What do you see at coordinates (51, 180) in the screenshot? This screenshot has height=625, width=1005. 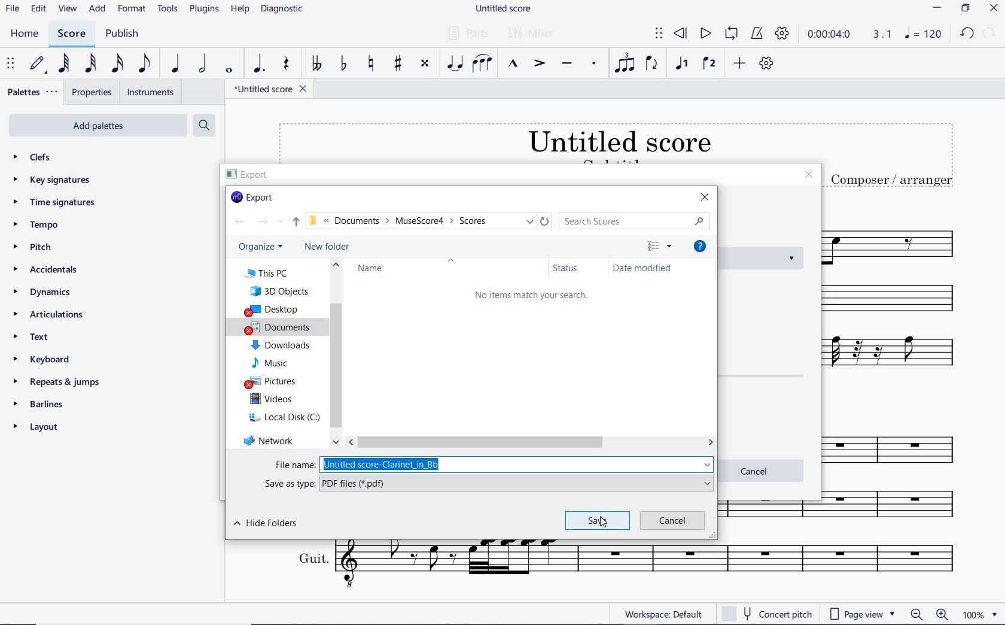 I see `key signatures` at bounding box center [51, 180].